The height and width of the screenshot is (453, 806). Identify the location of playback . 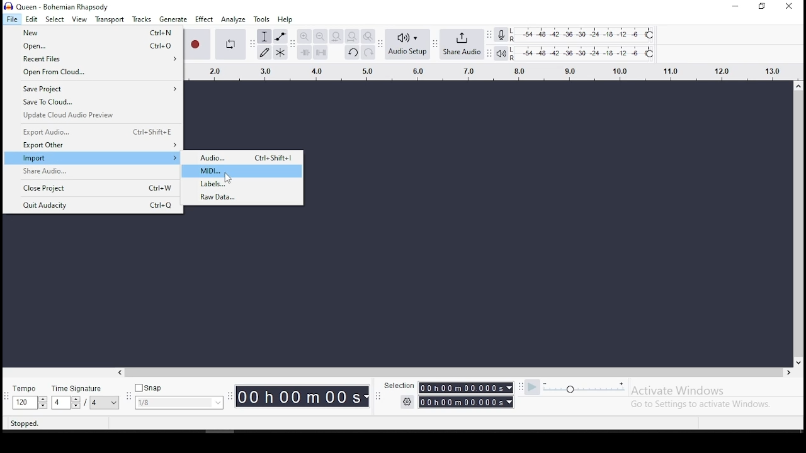
(502, 54).